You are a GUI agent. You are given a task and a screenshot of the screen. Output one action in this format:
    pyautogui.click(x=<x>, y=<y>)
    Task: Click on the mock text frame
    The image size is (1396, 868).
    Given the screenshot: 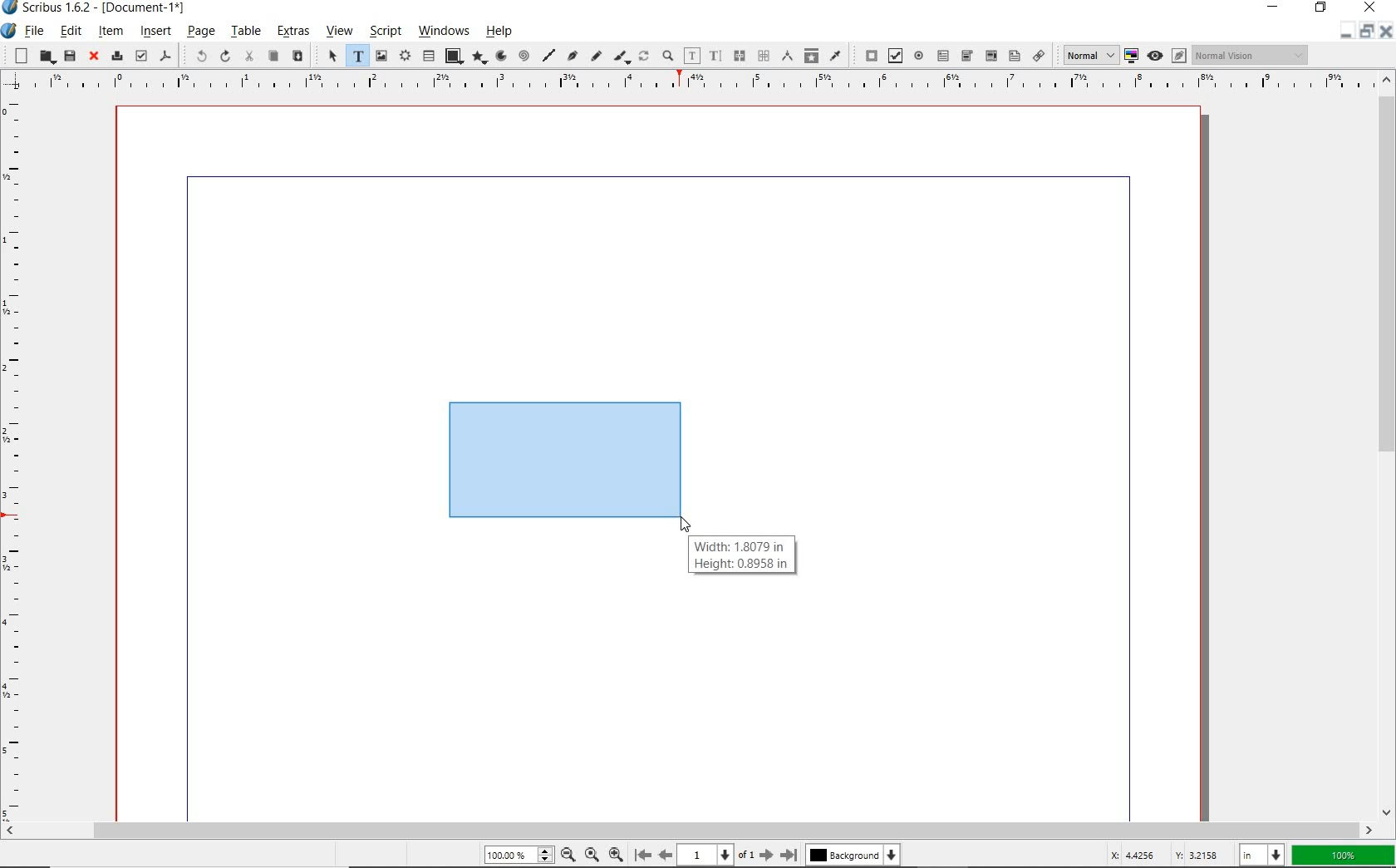 What is the action you would take?
    pyautogui.click(x=564, y=460)
    